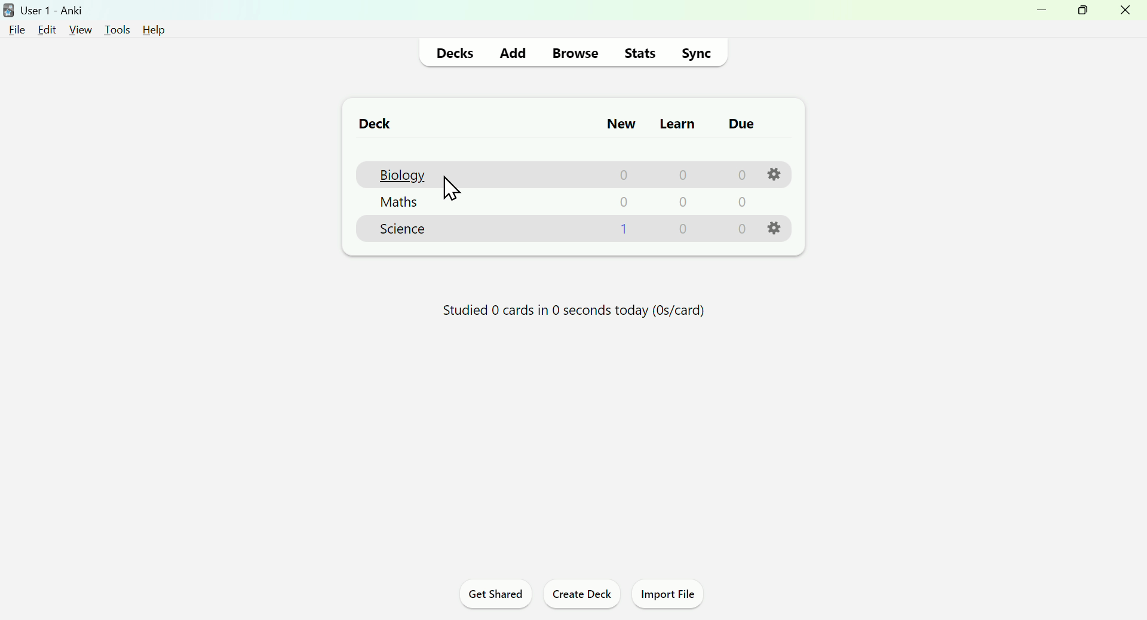 This screenshot has height=620, width=1147. What do you see at coordinates (622, 124) in the screenshot?
I see `New` at bounding box center [622, 124].